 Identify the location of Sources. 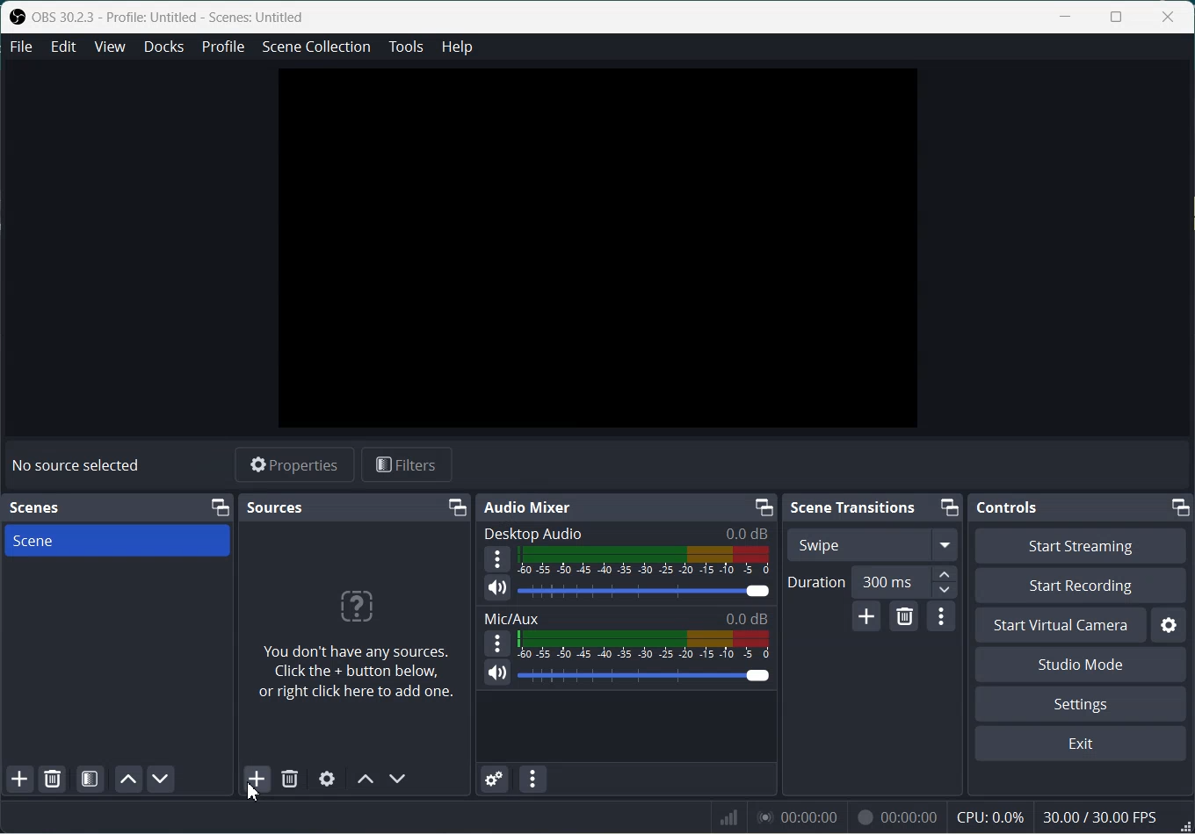
(272, 508).